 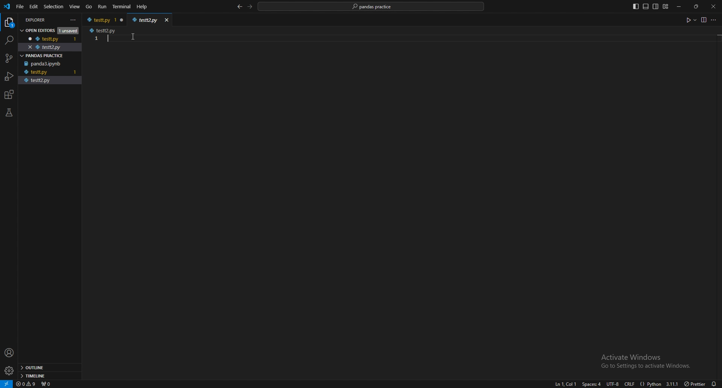 I want to click on settings, so click(x=104, y=30).